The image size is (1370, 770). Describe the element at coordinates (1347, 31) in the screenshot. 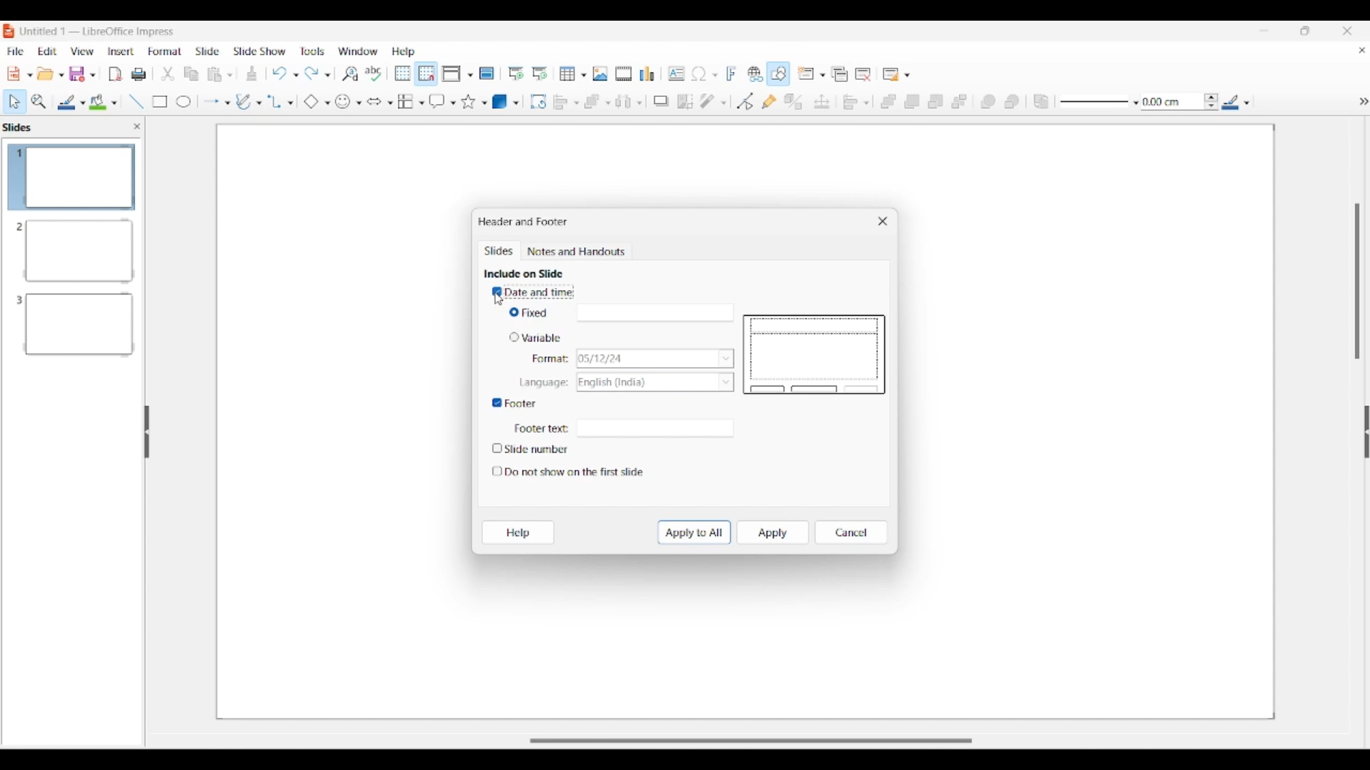

I see `Close interface` at that location.